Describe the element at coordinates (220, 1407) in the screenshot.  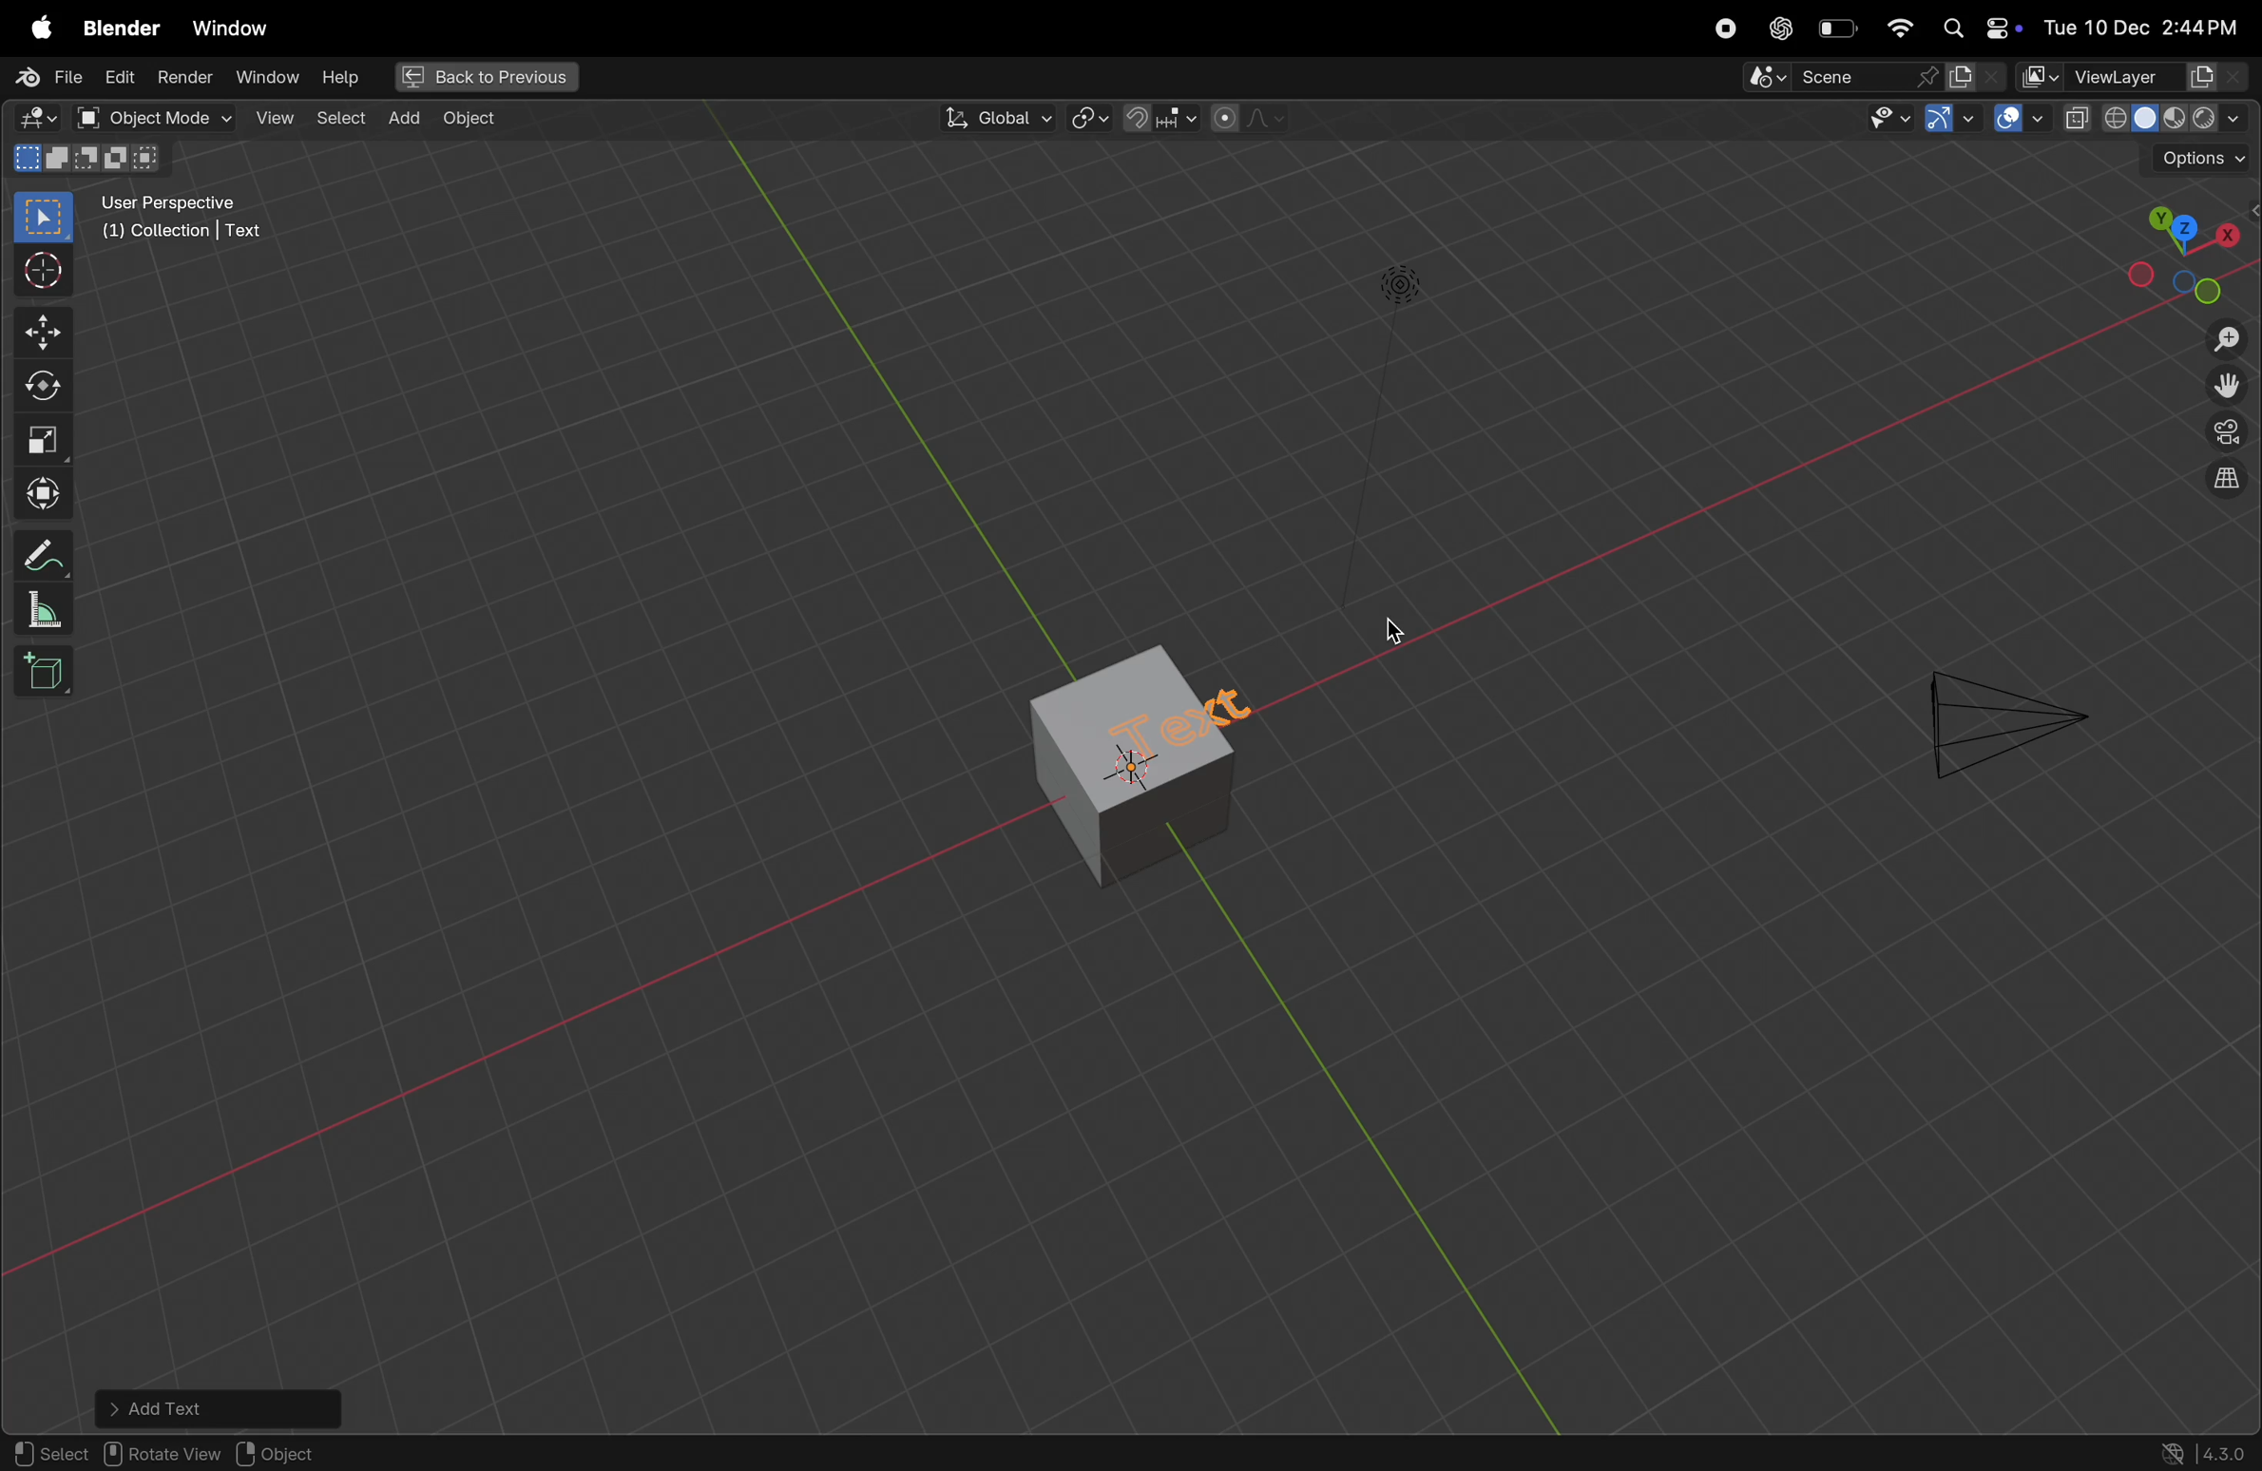
I see `add text` at that location.